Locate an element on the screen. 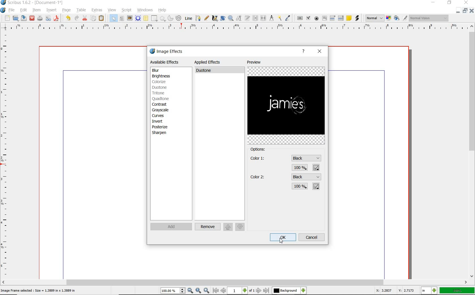 The width and height of the screenshot is (475, 295). visual appearance of the display is located at coordinates (429, 19).